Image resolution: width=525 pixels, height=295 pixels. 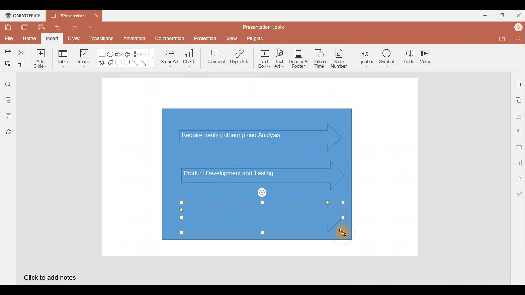 What do you see at coordinates (169, 41) in the screenshot?
I see `Collaboration` at bounding box center [169, 41].